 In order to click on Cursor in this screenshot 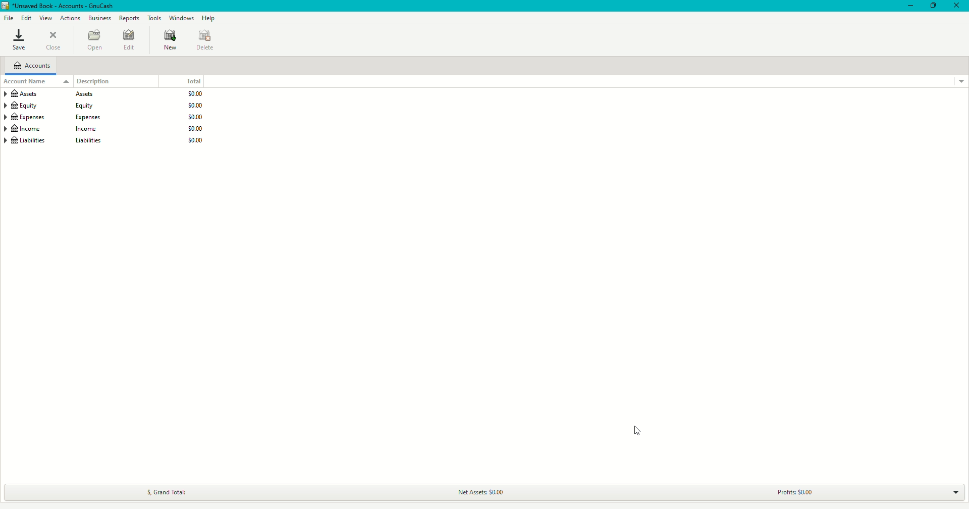, I will do `click(636, 428)`.